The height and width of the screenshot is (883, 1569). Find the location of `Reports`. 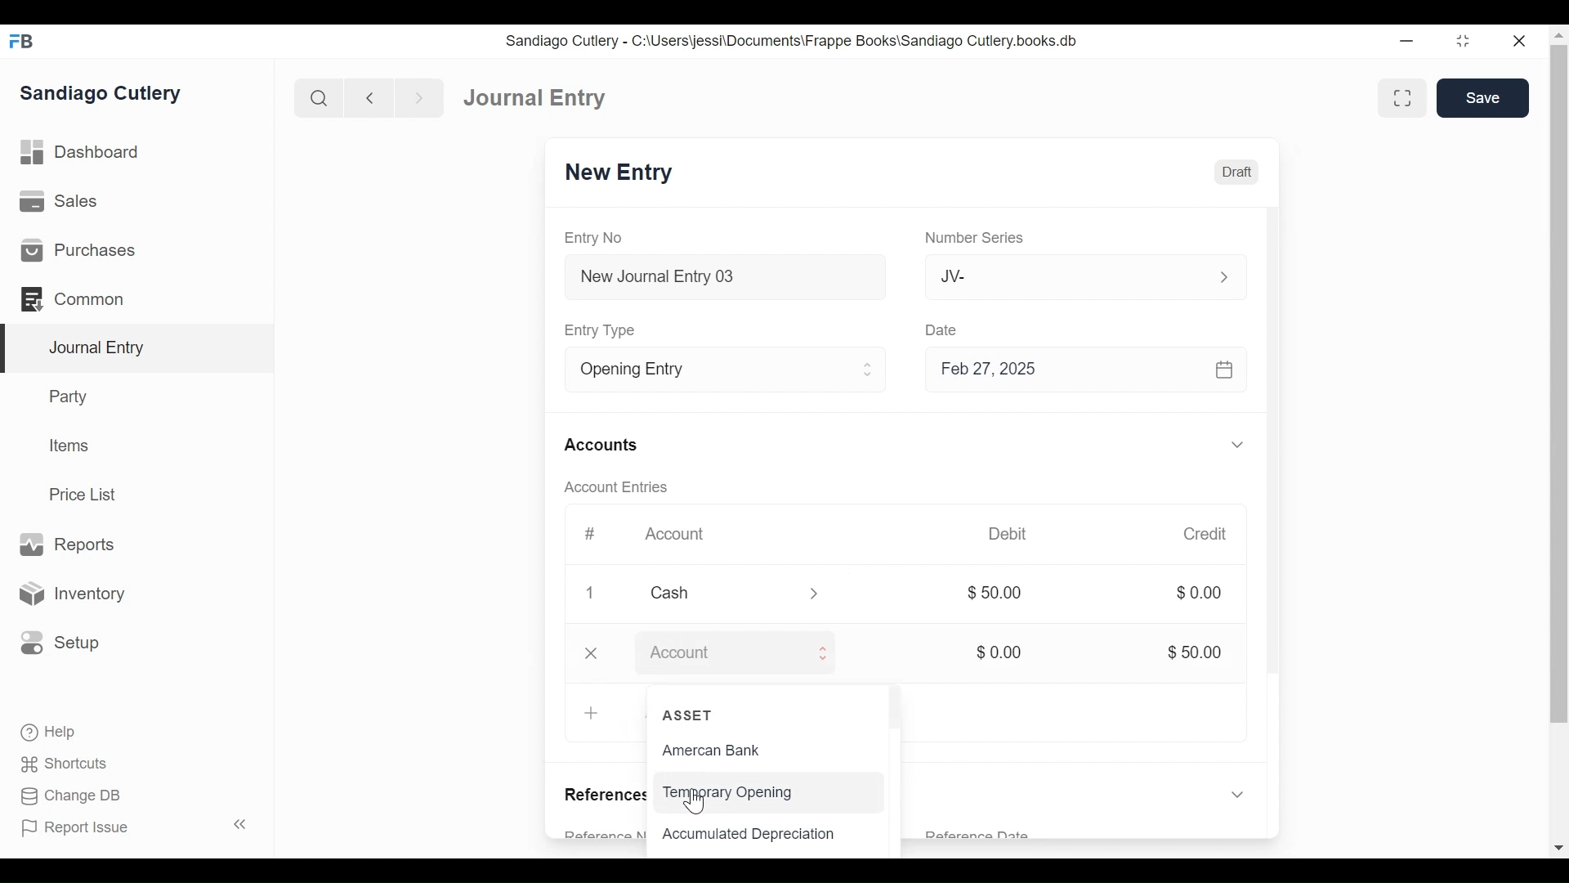

Reports is located at coordinates (72, 545).